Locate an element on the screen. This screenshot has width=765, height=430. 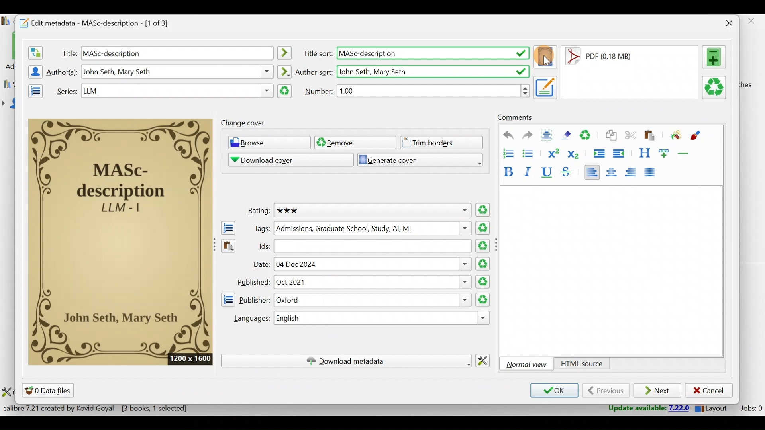
Layouts is located at coordinates (714, 408).